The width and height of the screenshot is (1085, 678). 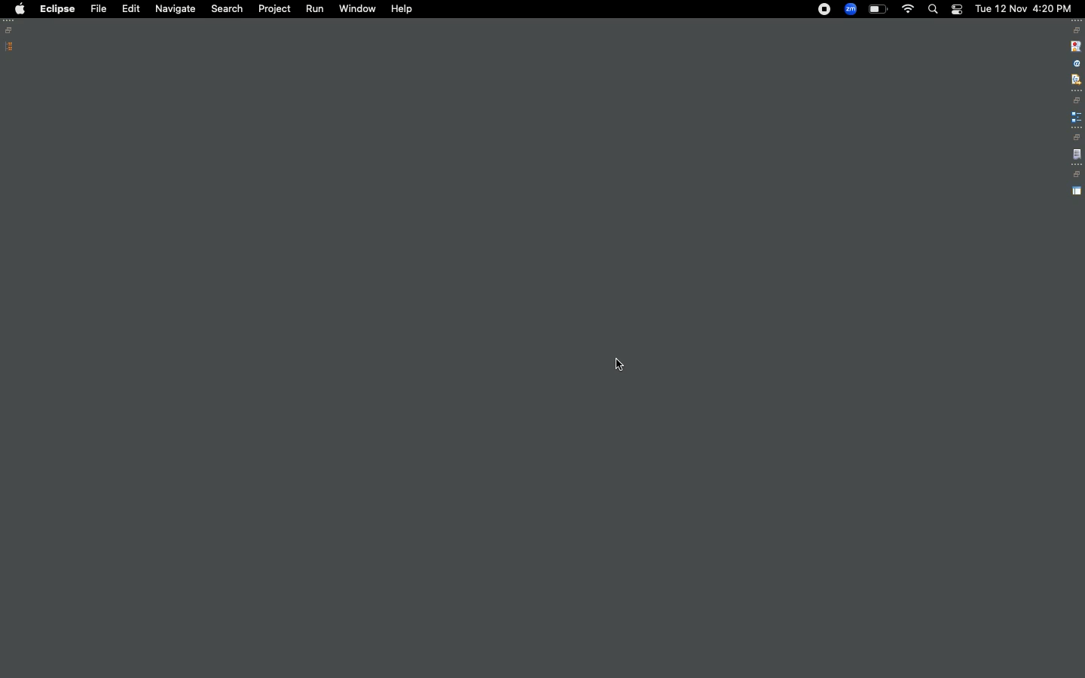 I want to click on File, so click(x=97, y=8).